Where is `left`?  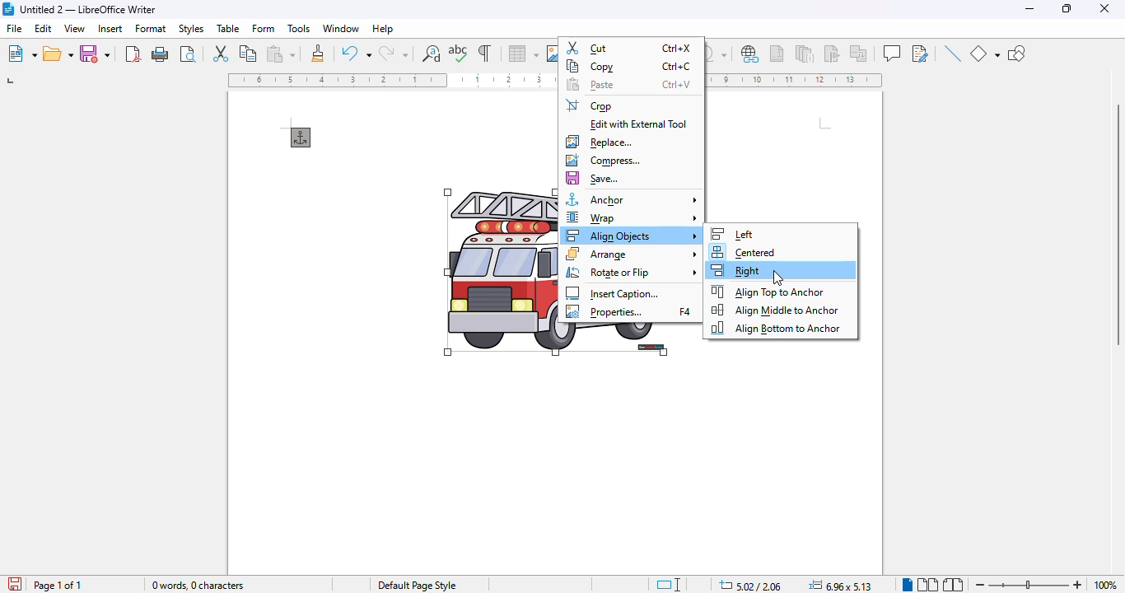 left is located at coordinates (735, 233).